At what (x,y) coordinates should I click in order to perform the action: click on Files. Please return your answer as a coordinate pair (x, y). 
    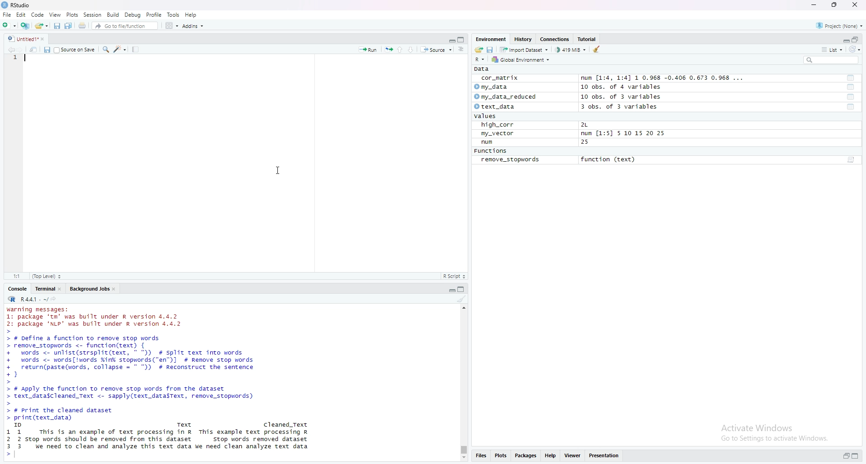
    Looking at the image, I should click on (479, 456).